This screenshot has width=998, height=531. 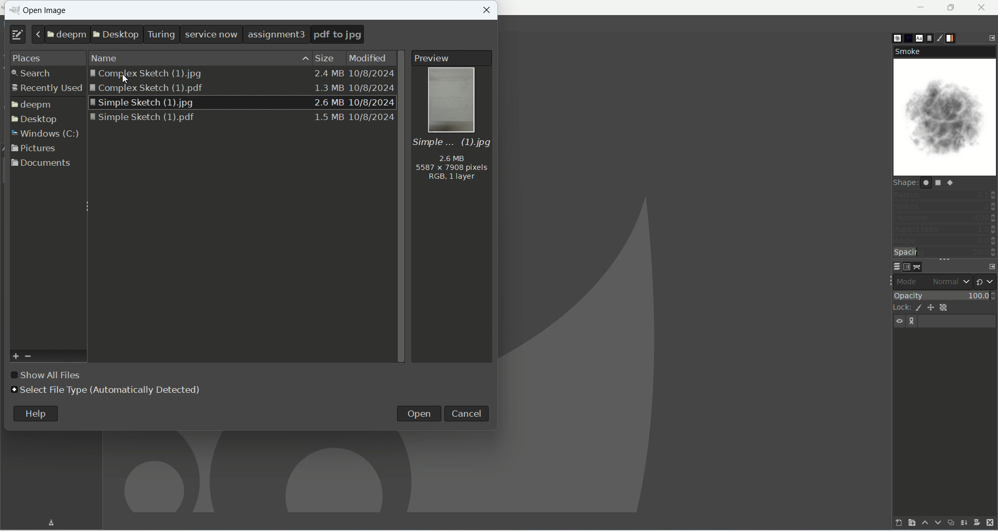 I want to click on lower this layer, so click(x=938, y=523).